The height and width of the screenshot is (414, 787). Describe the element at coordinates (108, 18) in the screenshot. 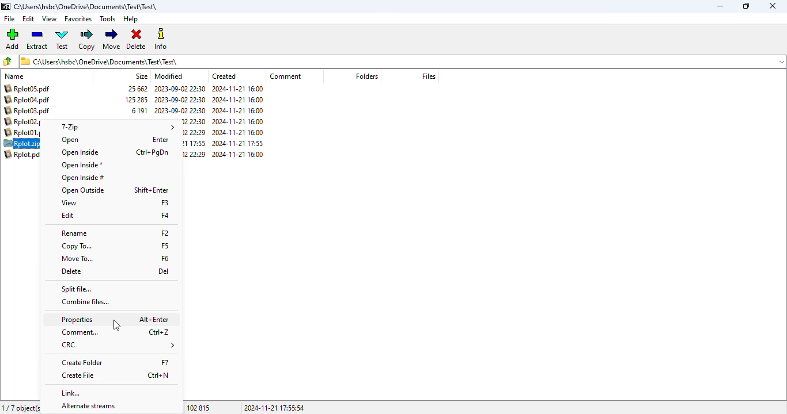

I see `tools` at that location.